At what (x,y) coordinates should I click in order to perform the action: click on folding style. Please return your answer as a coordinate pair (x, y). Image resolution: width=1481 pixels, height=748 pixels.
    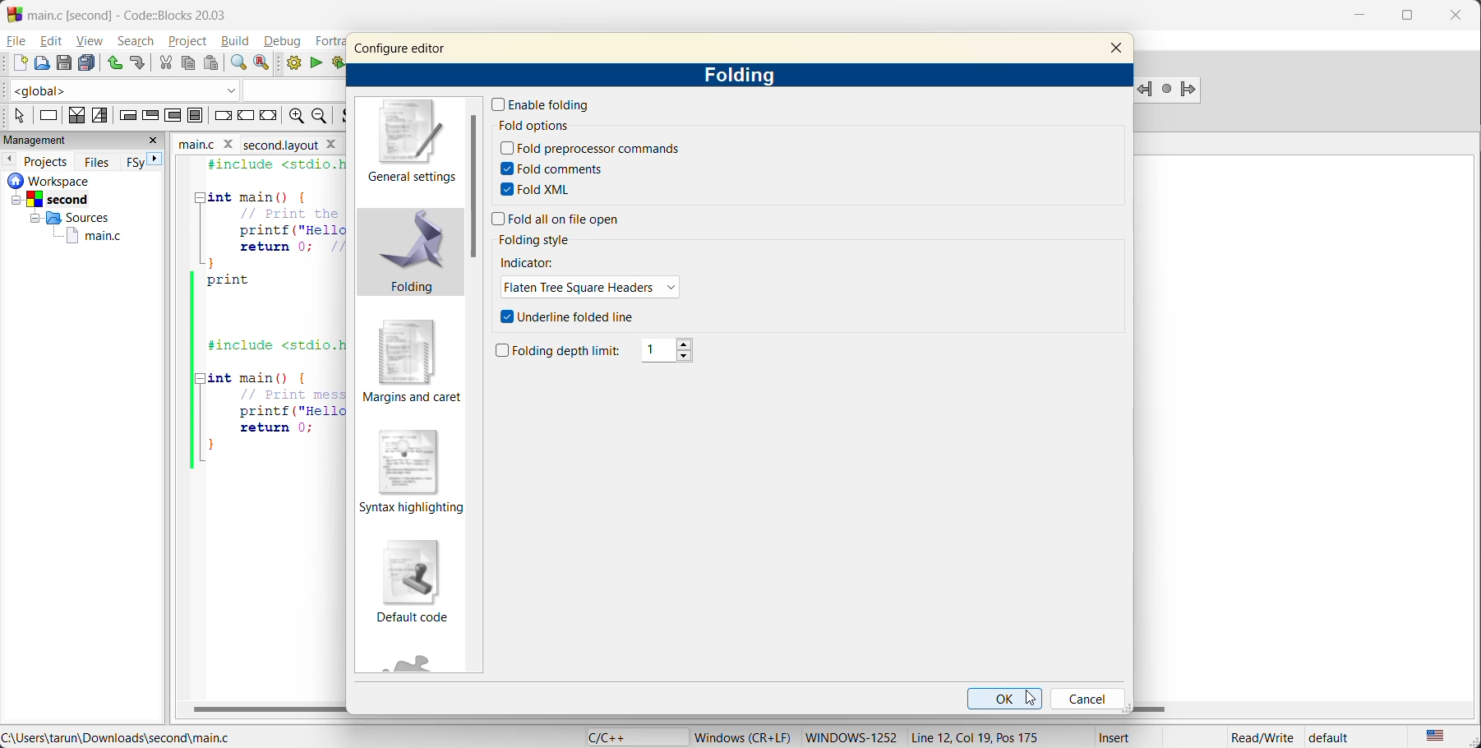
    Looking at the image, I should click on (540, 240).